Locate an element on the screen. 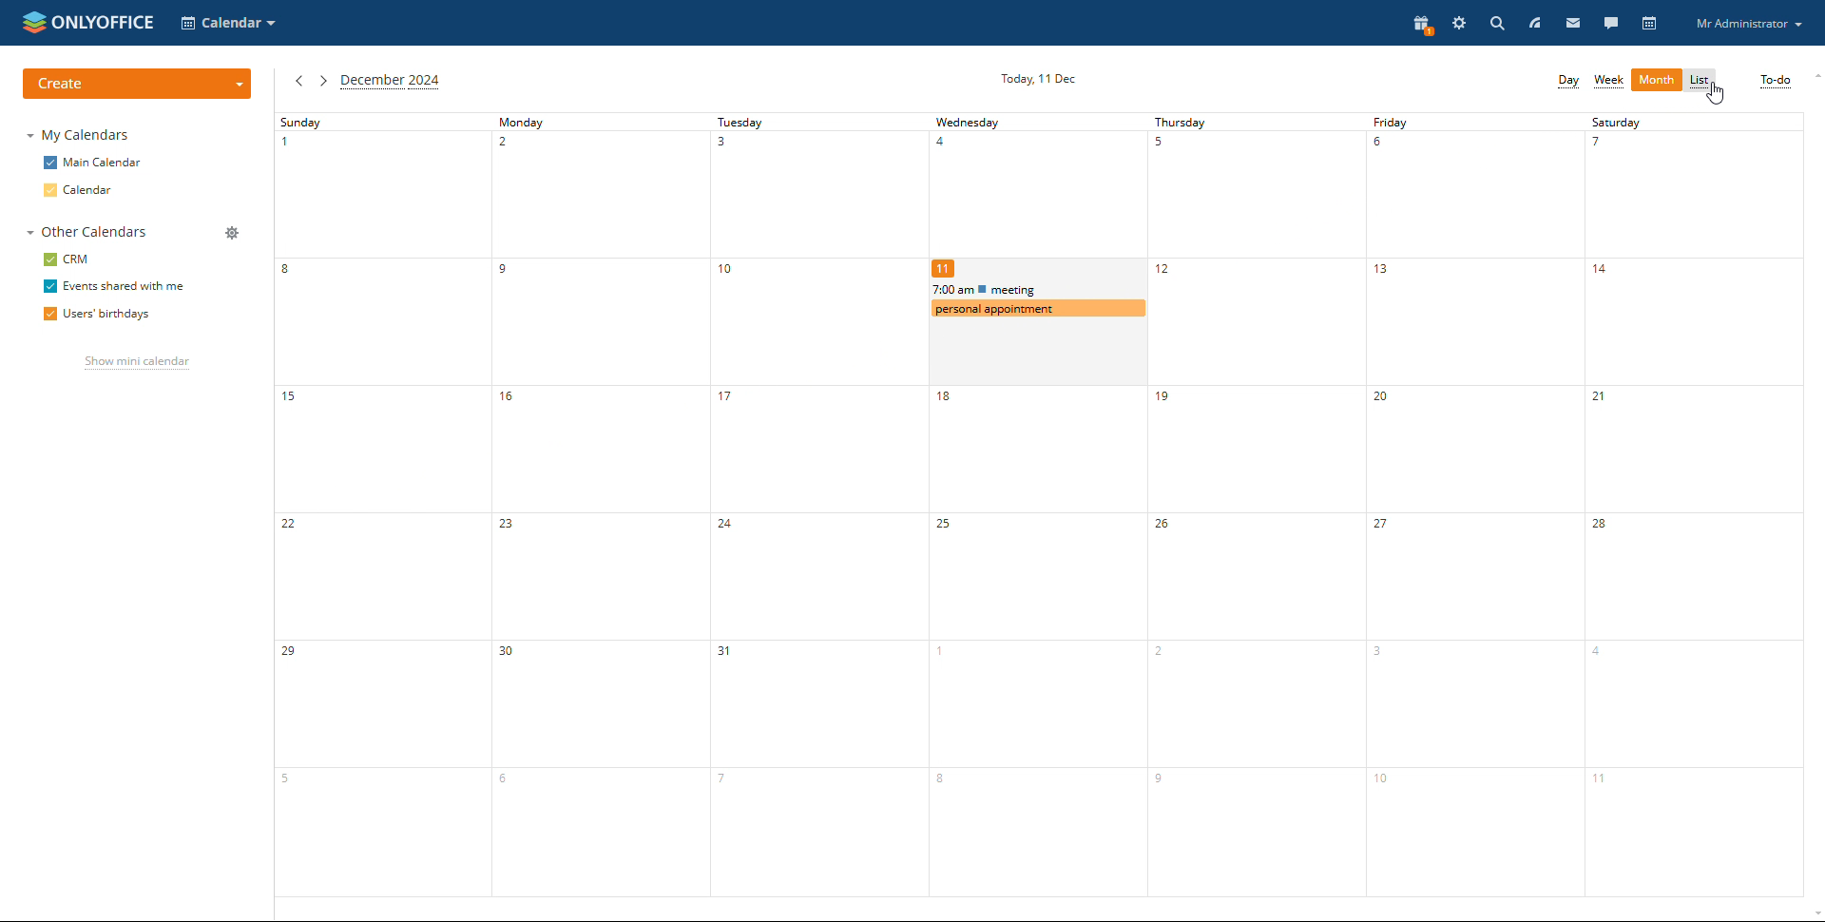 This screenshot has width=1825, height=922. search is located at coordinates (1496, 24).